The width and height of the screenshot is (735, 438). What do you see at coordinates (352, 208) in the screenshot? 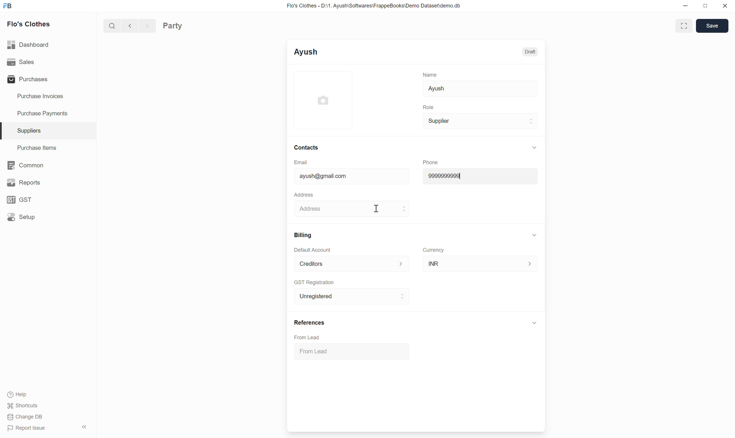
I see `Address` at bounding box center [352, 208].